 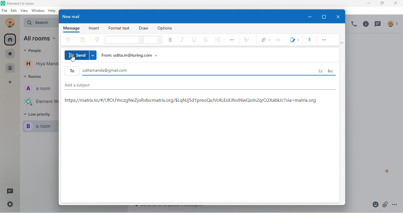 What do you see at coordinates (385, 205) in the screenshot?
I see `attachment` at bounding box center [385, 205].